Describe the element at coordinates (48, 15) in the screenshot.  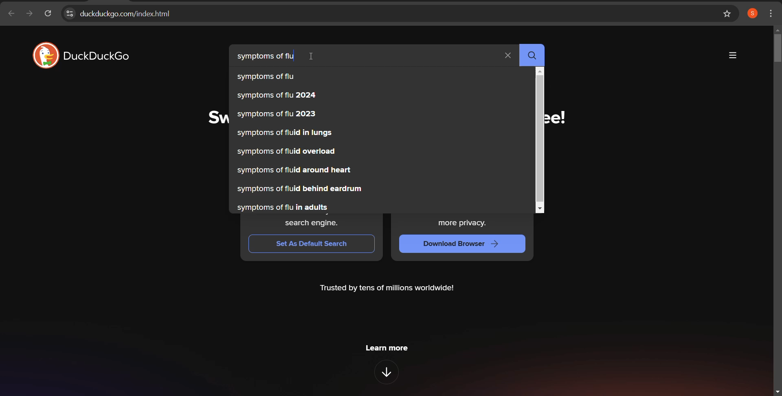
I see `reload` at that location.